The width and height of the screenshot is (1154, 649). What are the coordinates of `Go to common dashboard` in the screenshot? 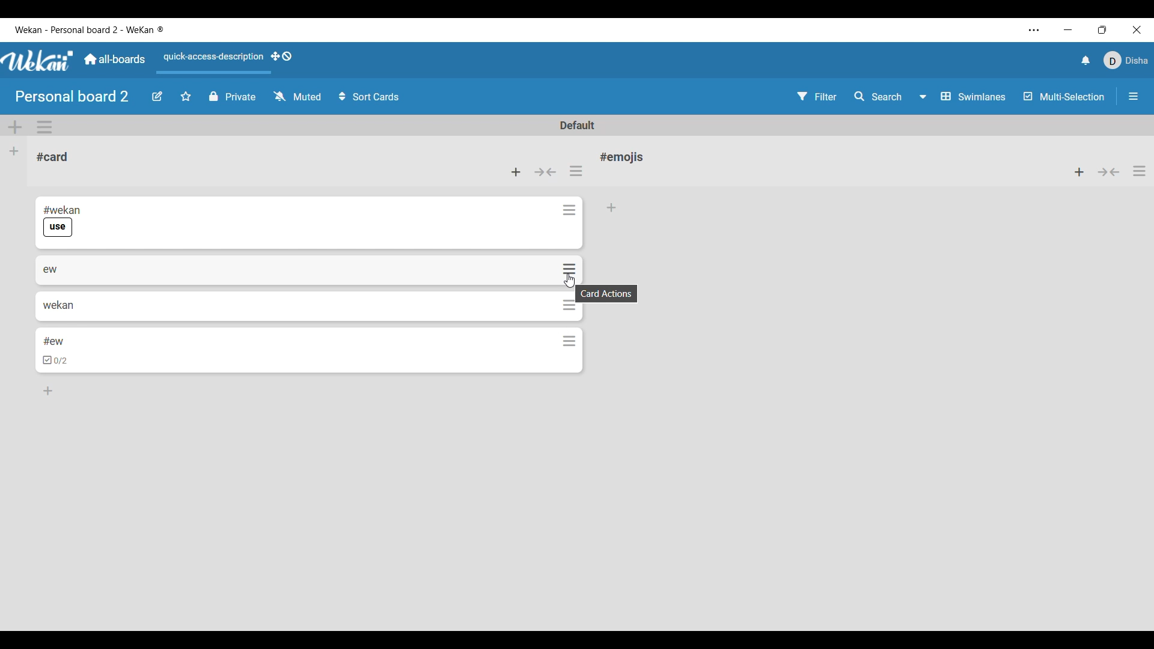 It's located at (115, 59).